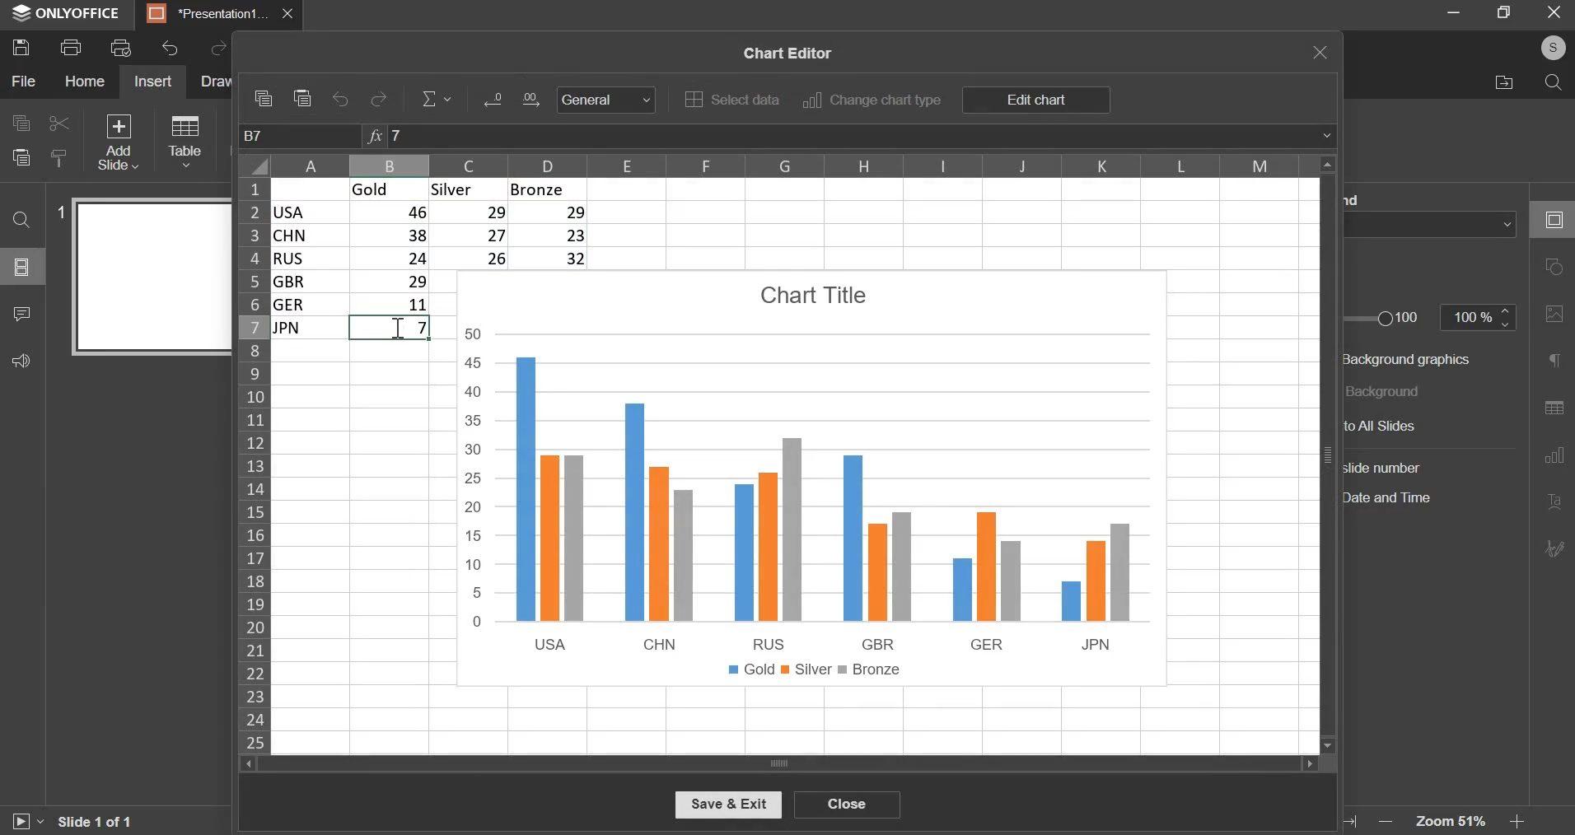 This screenshot has height=835, width=1575. I want to click on file, so click(23, 82).